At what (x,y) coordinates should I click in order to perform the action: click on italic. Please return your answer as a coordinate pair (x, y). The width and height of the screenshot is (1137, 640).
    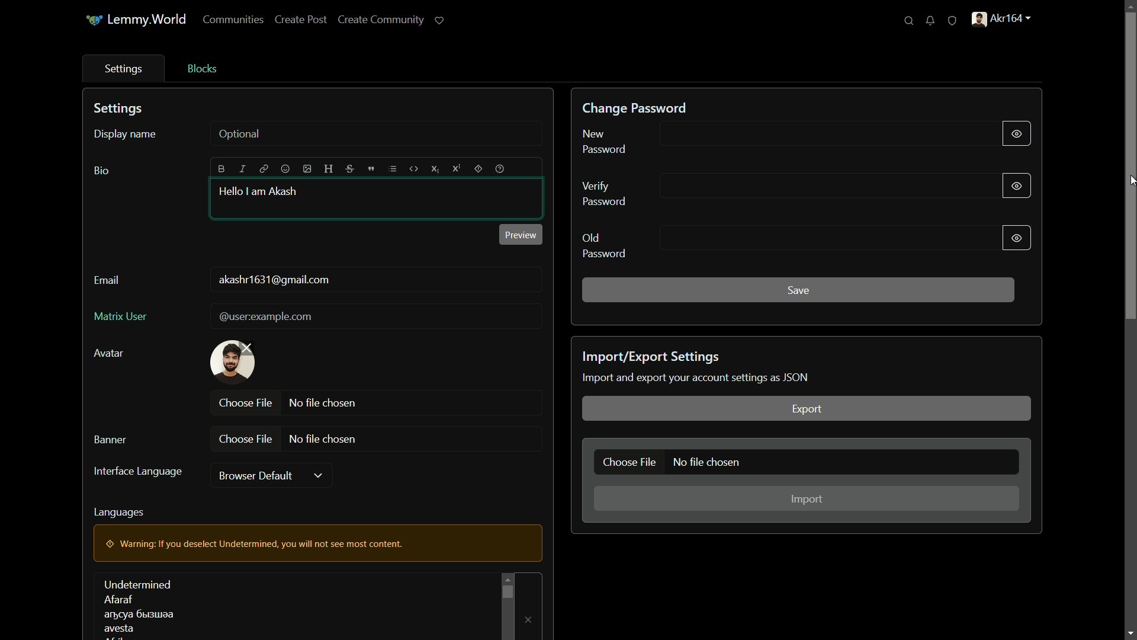
    Looking at the image, I should click on (242, 169).